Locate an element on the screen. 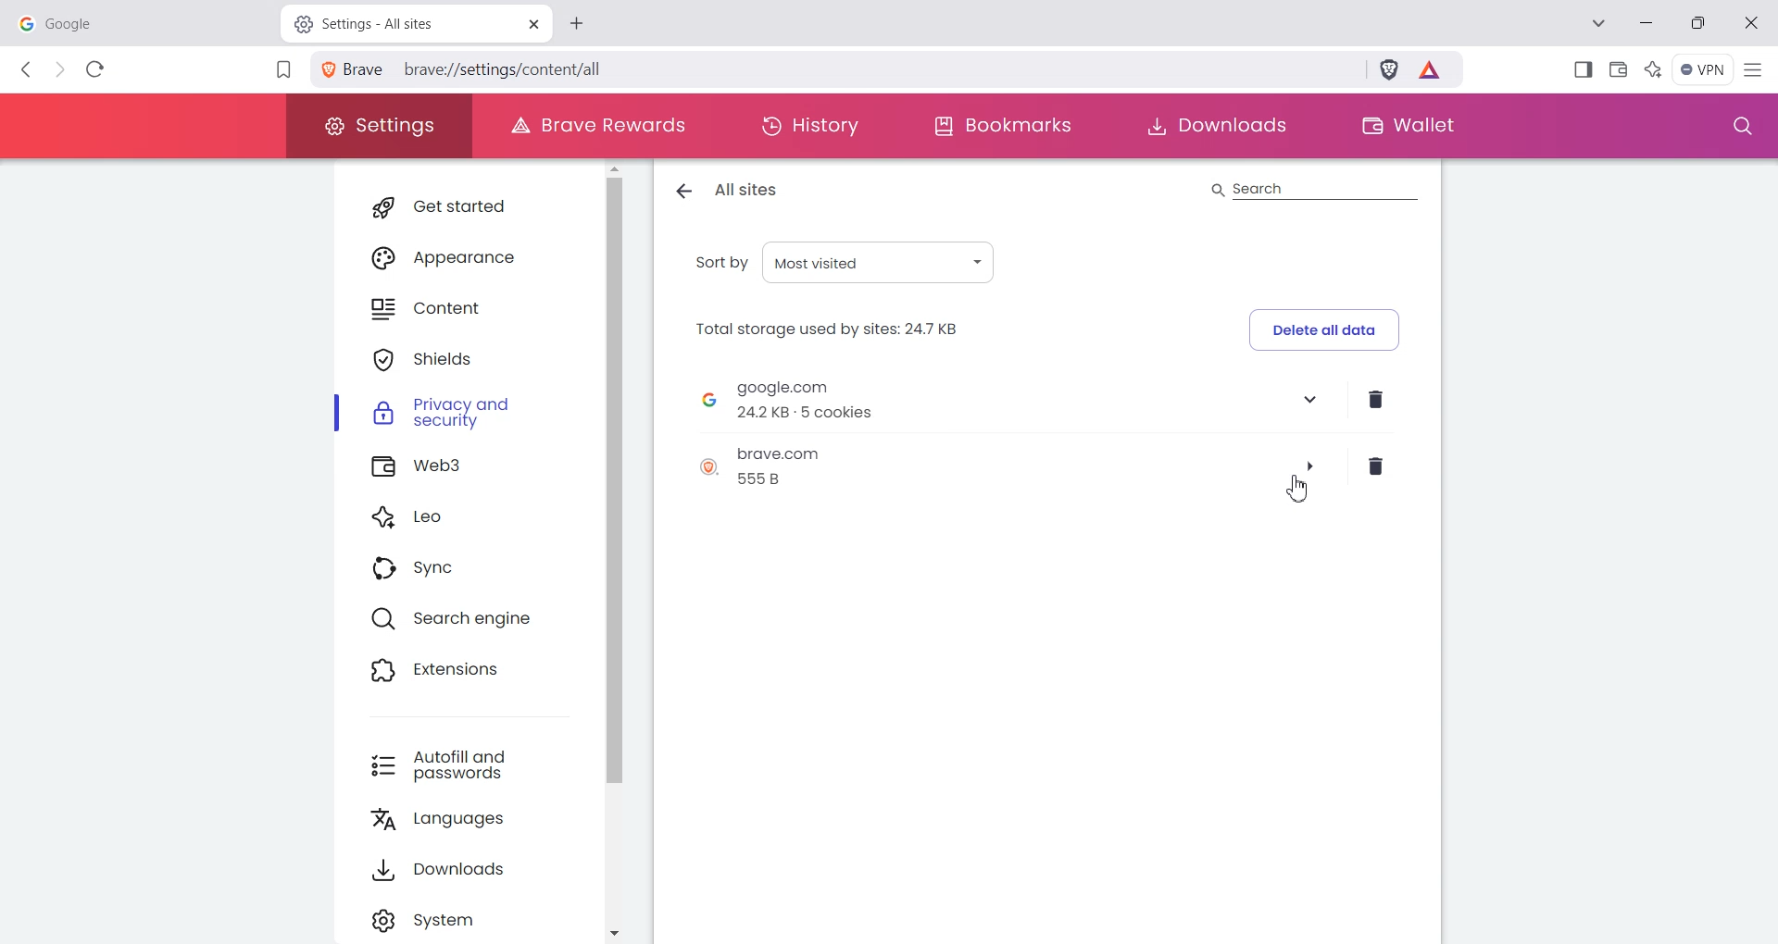  Search engine is located at coordinates (457, 621).